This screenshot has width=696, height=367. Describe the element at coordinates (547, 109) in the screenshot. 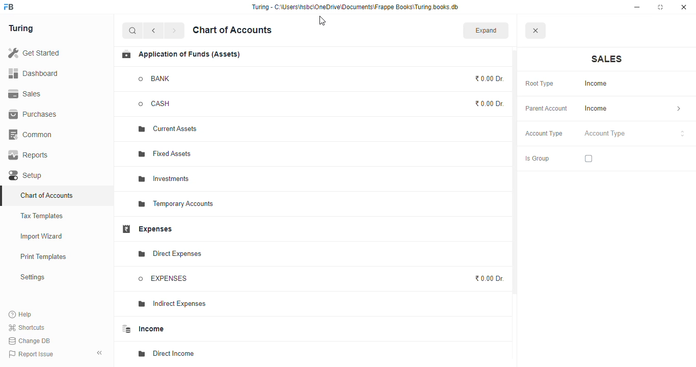

I see `parent account` at that location.